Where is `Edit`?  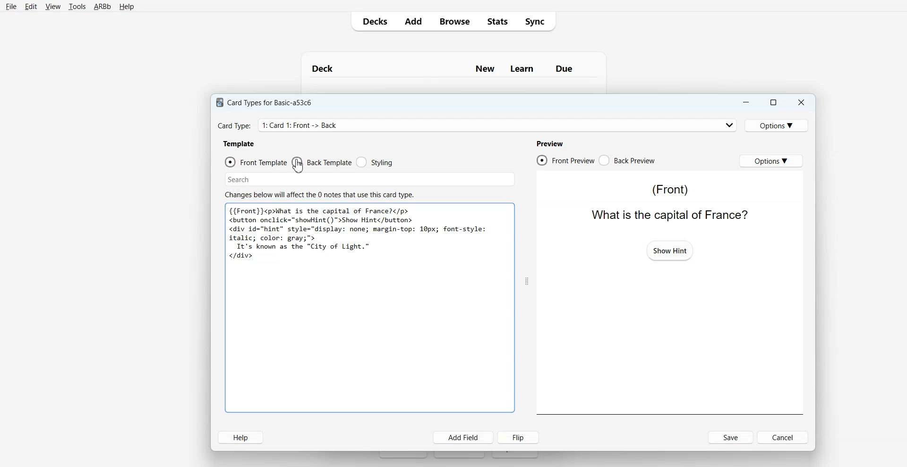
Edit is located at coordinates (31, 7).